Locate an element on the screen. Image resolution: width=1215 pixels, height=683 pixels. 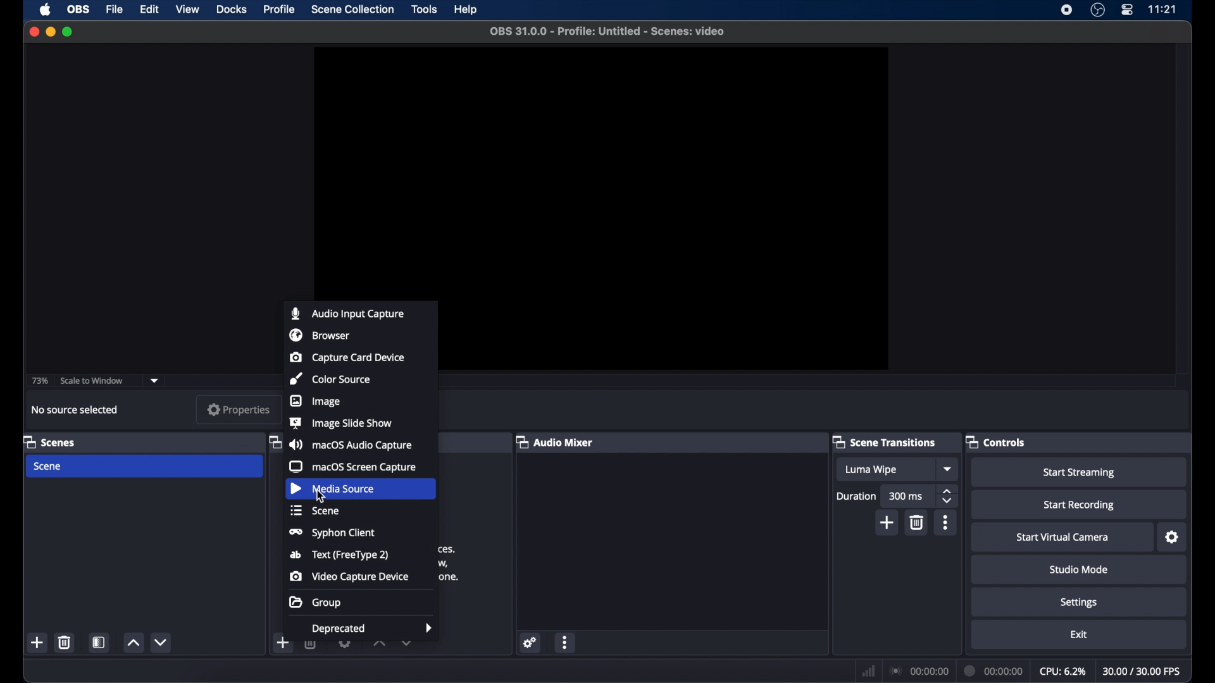
delete is located at coordinates (65, 642).